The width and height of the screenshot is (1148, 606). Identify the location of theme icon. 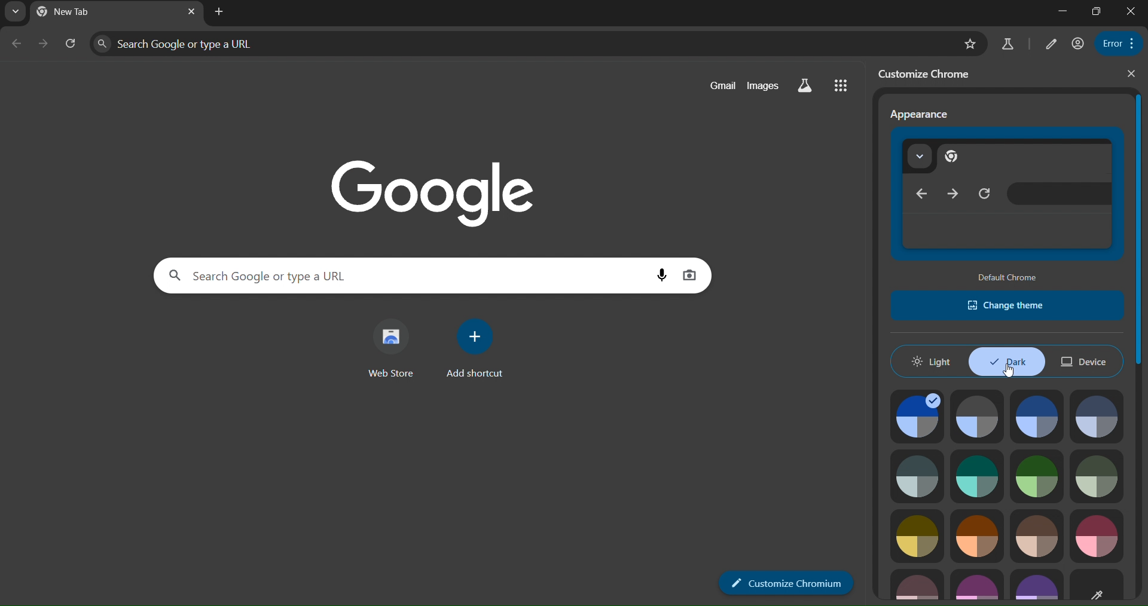
(918, 418).